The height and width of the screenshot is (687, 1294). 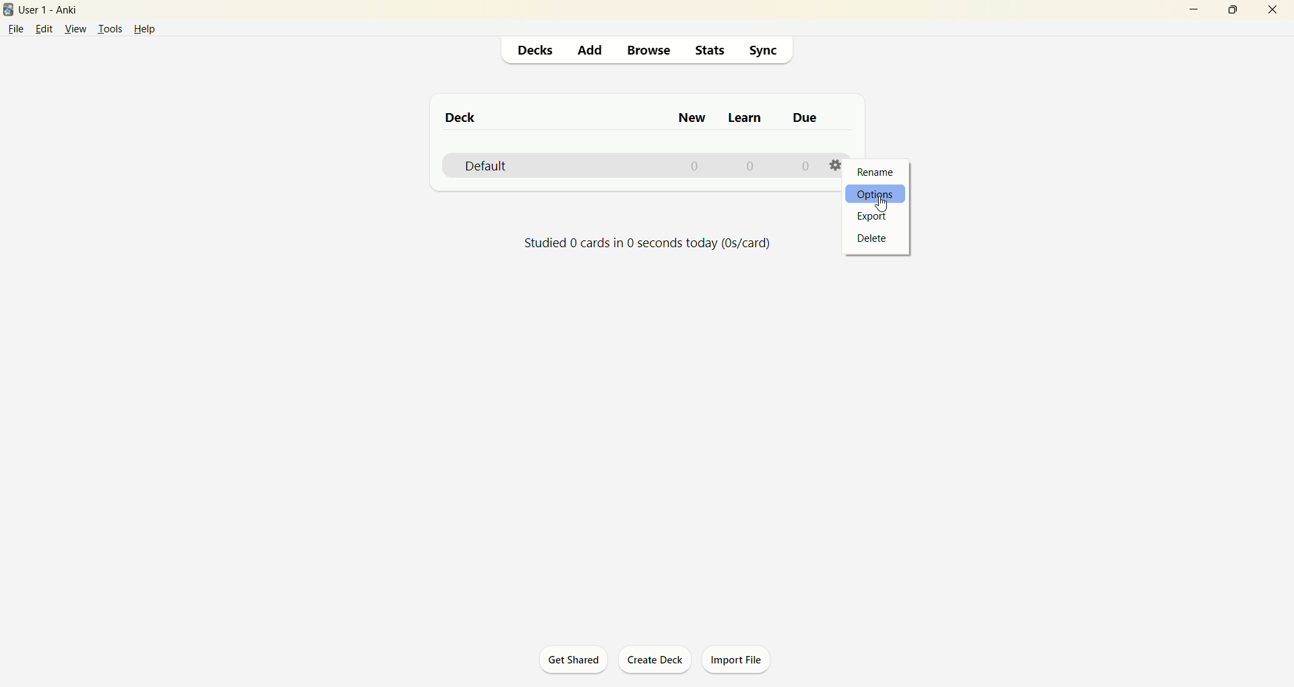 I want to click on default, so click(x=487, y=167).